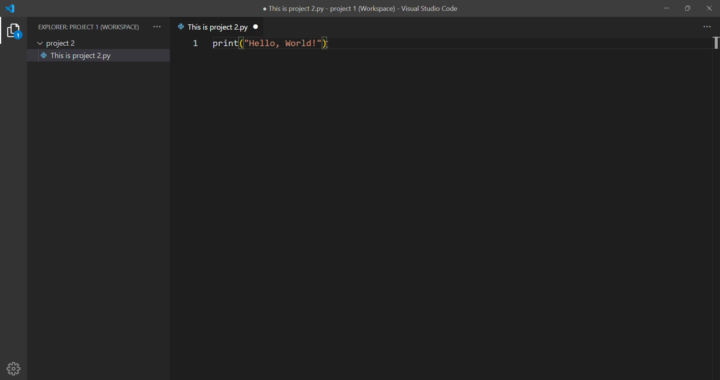  Describe the element at coordinates (687, 8) in the screenshot. I see `maximize` at that location.